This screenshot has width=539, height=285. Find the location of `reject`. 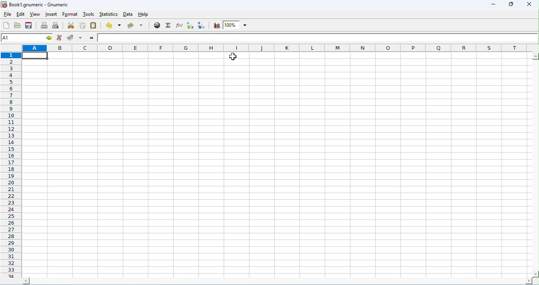

reject is located at coordinates (59, 37).